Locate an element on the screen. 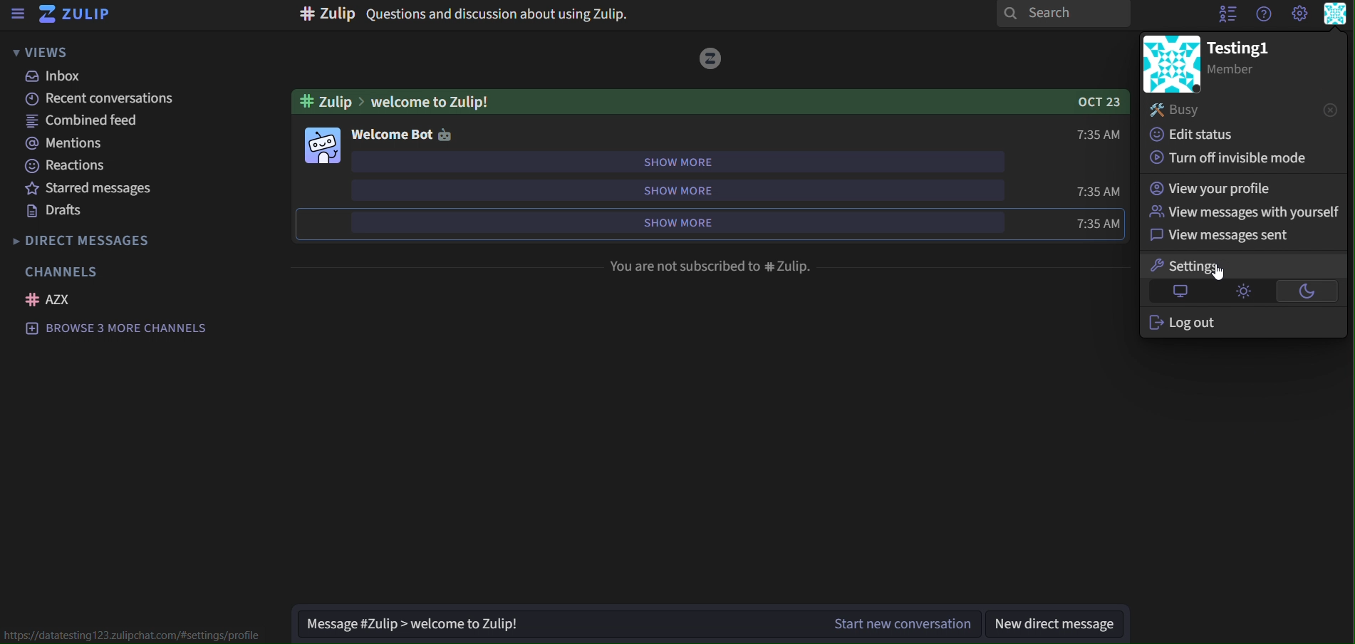  You are not Subscribed to # Zulip. is located at coordinates (709, 267).